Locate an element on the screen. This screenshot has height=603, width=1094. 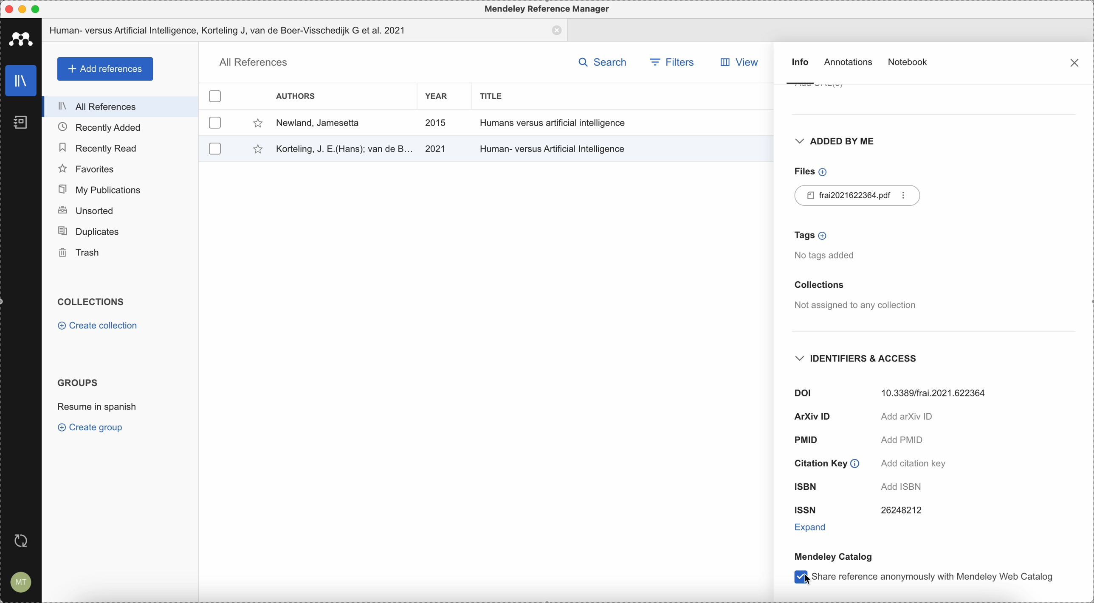
Korteling, J.E(Hans); van de B. is located at coordinates (342, 148).